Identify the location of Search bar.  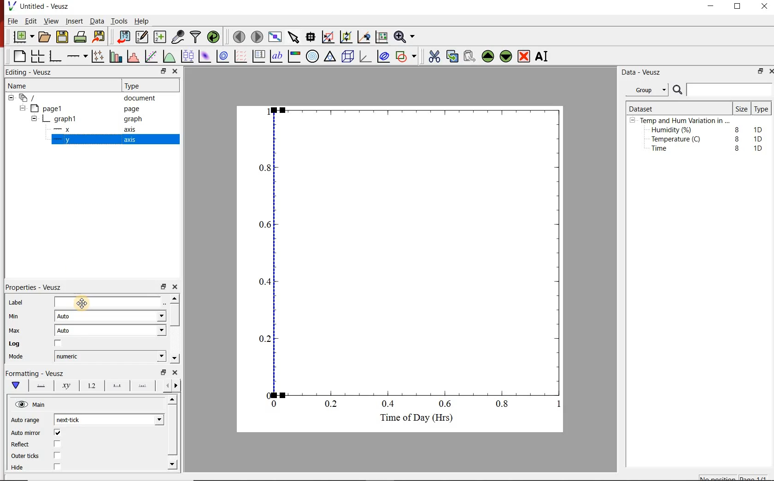
(722, 90).